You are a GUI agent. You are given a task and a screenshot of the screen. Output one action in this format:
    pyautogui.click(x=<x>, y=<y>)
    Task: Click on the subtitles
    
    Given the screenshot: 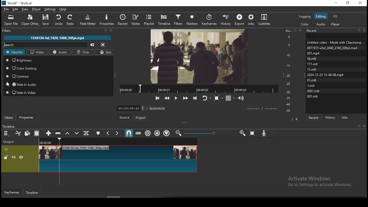 What is the action you would take?
    pyautogui.click(x=266, y=19)
    